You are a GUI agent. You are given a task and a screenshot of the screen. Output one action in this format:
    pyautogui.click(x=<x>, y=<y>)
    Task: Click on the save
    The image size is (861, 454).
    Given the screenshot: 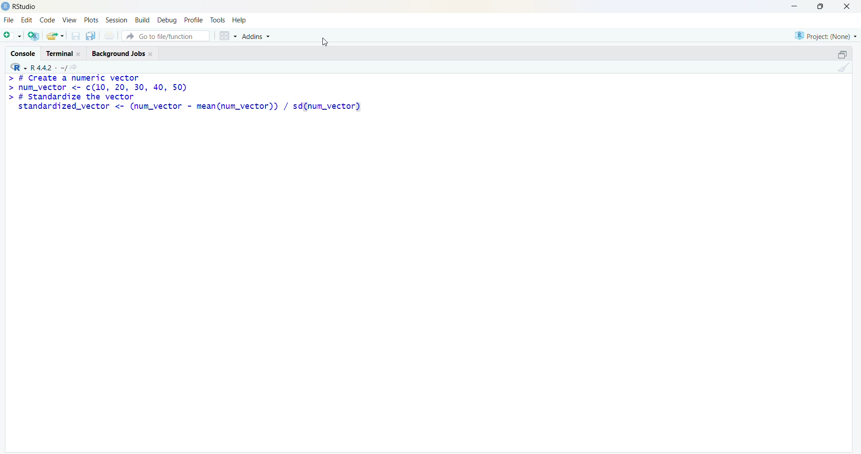 What is the action you would take?
    pyautogui.click(x=75, y=36)
    